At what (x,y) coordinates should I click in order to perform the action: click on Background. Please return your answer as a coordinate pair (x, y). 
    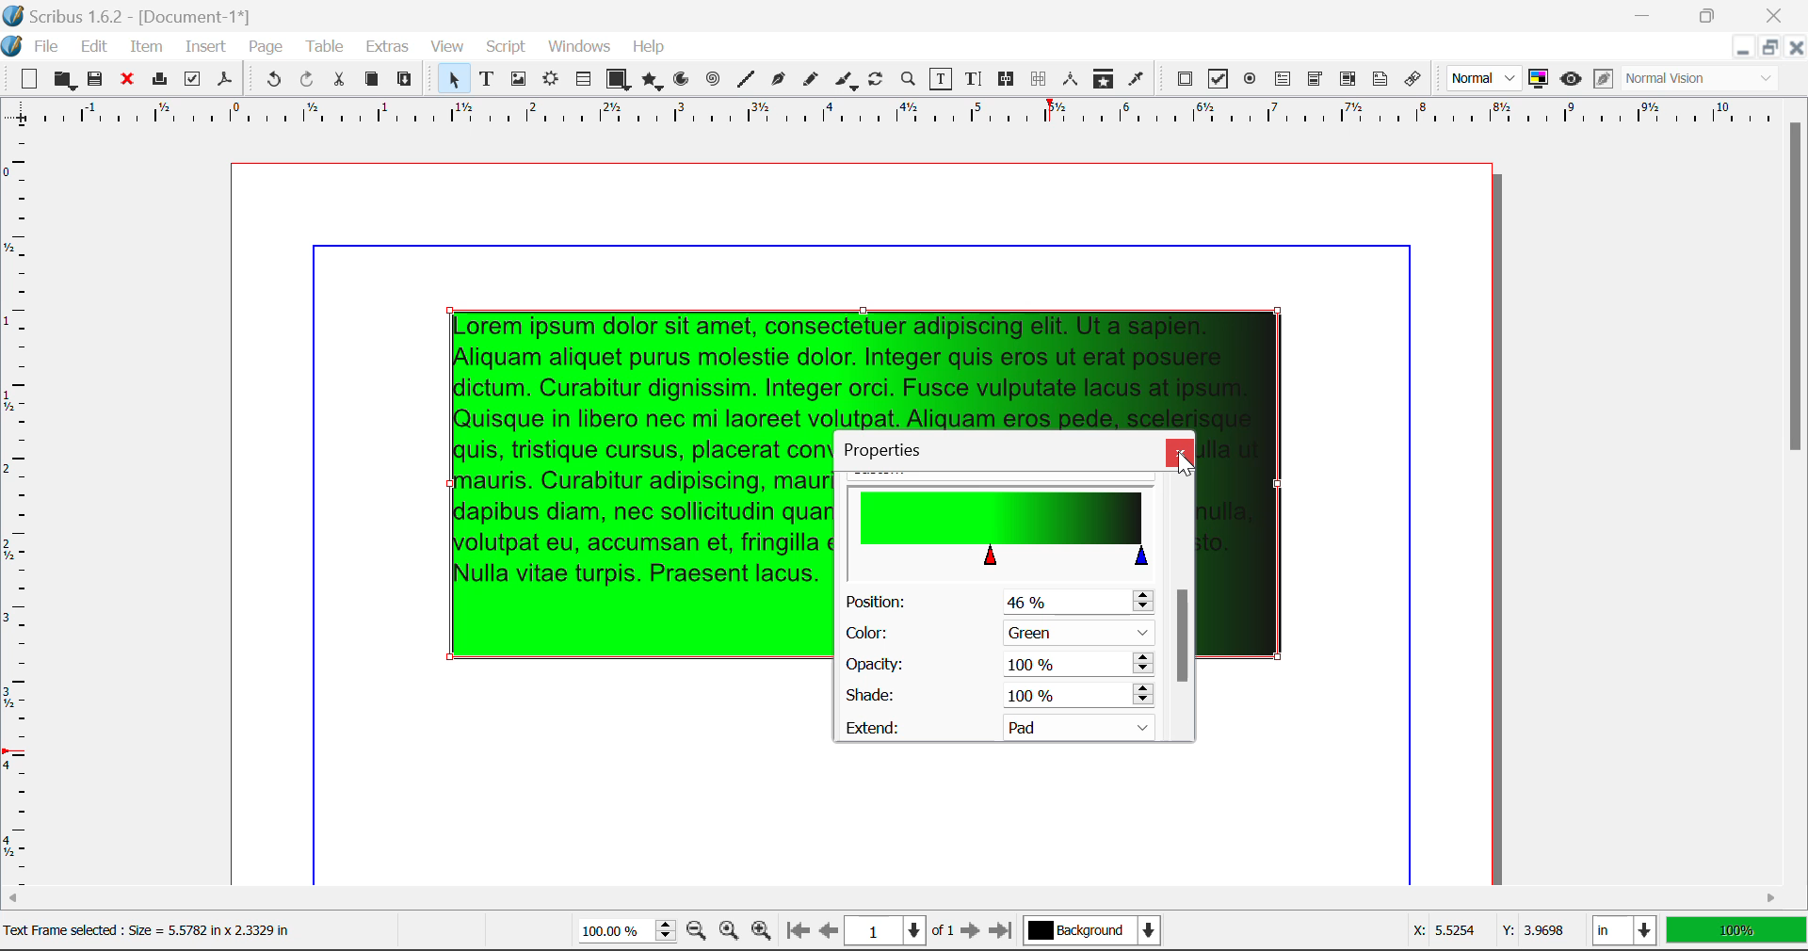
    Looking at the image, I should click on (1097, 933).